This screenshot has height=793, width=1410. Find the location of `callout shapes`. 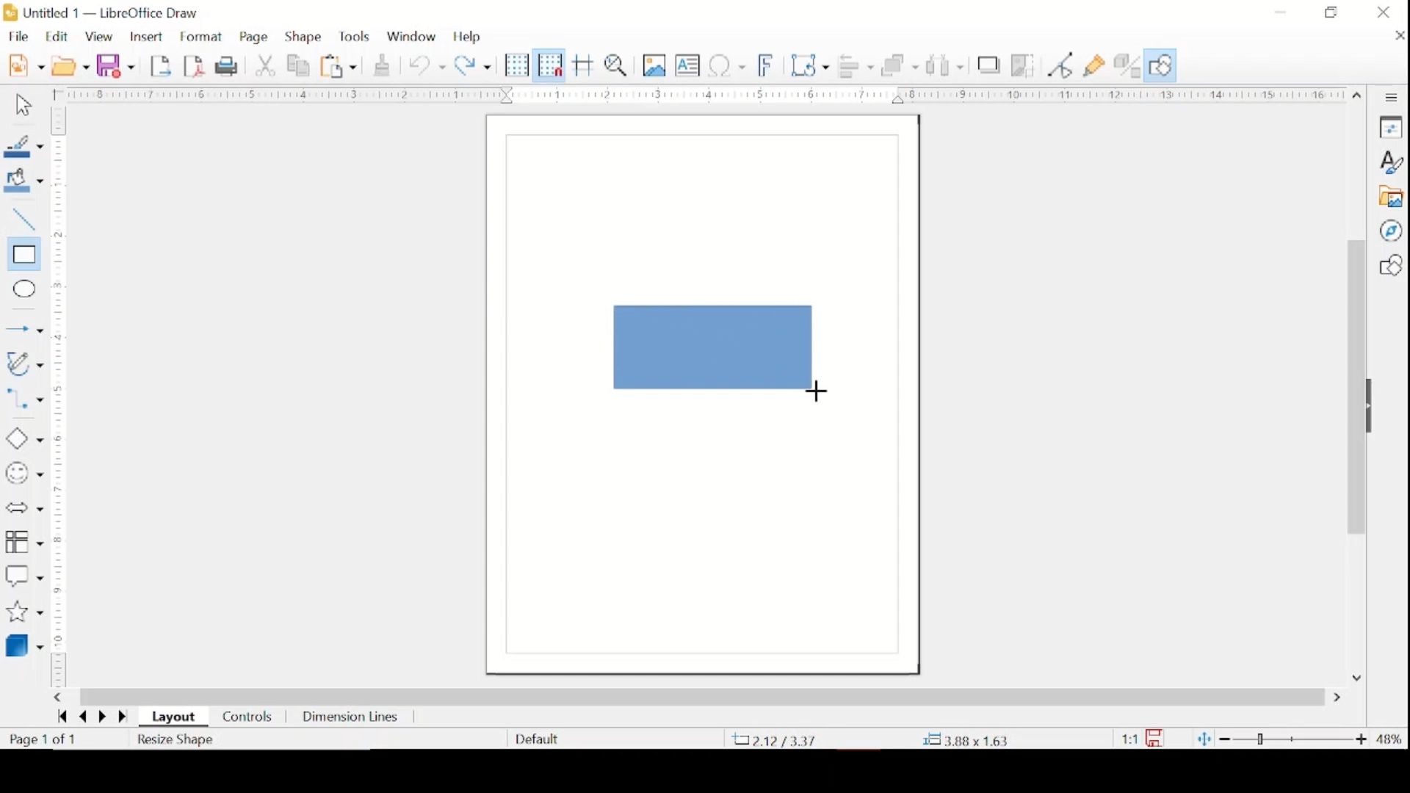

callout shapes is located at coordinates (24, 576).